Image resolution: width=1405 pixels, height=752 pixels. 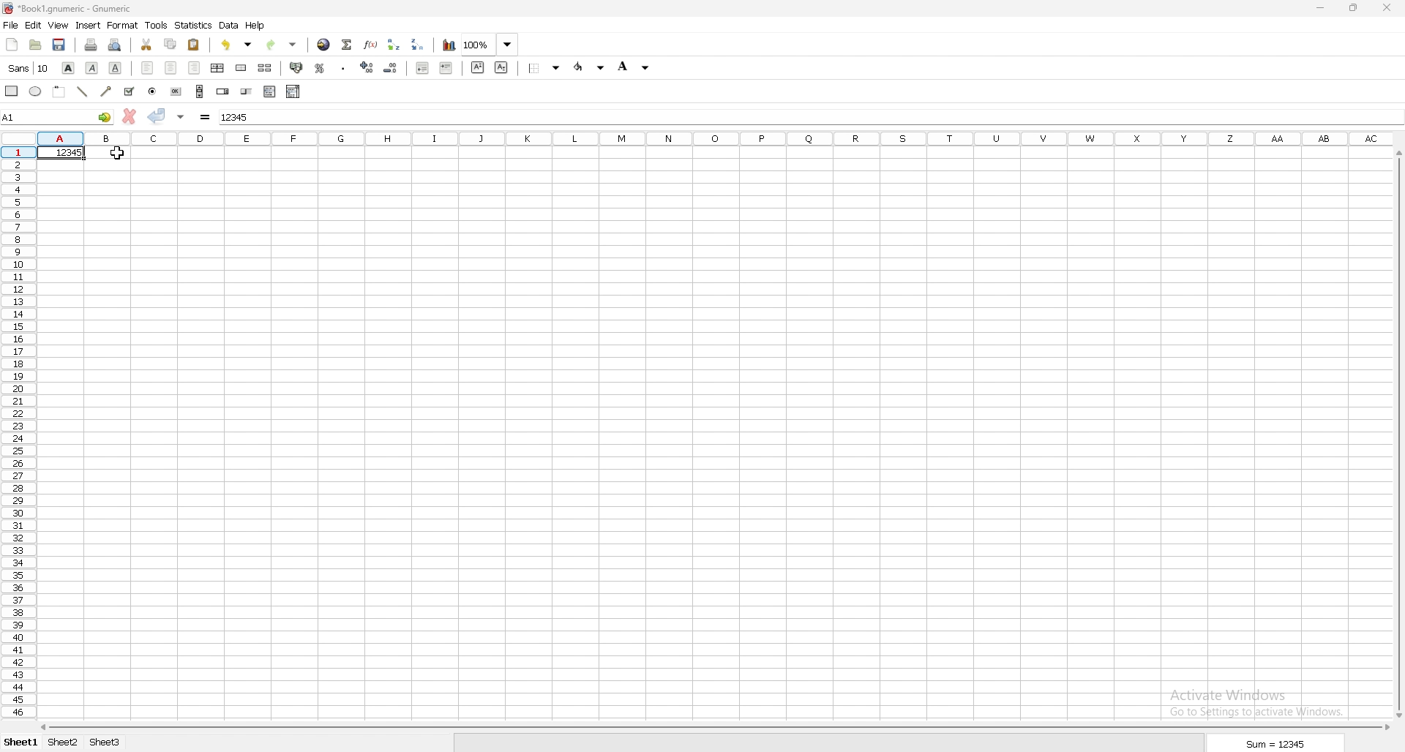 I want to click on split merged cells, so click(x=266, y=68).